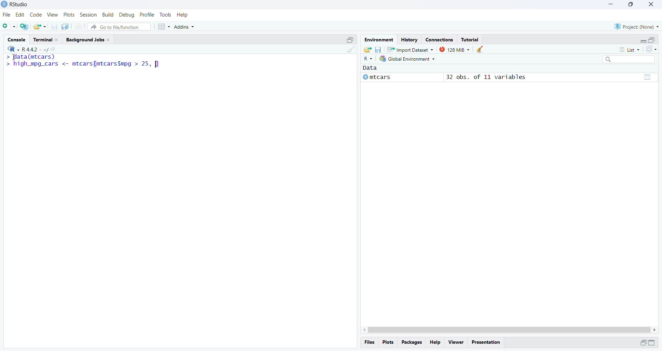 Image resolution: width=662 pixels, height=351 pixels. I want to click on maximize, so click(652, 40).